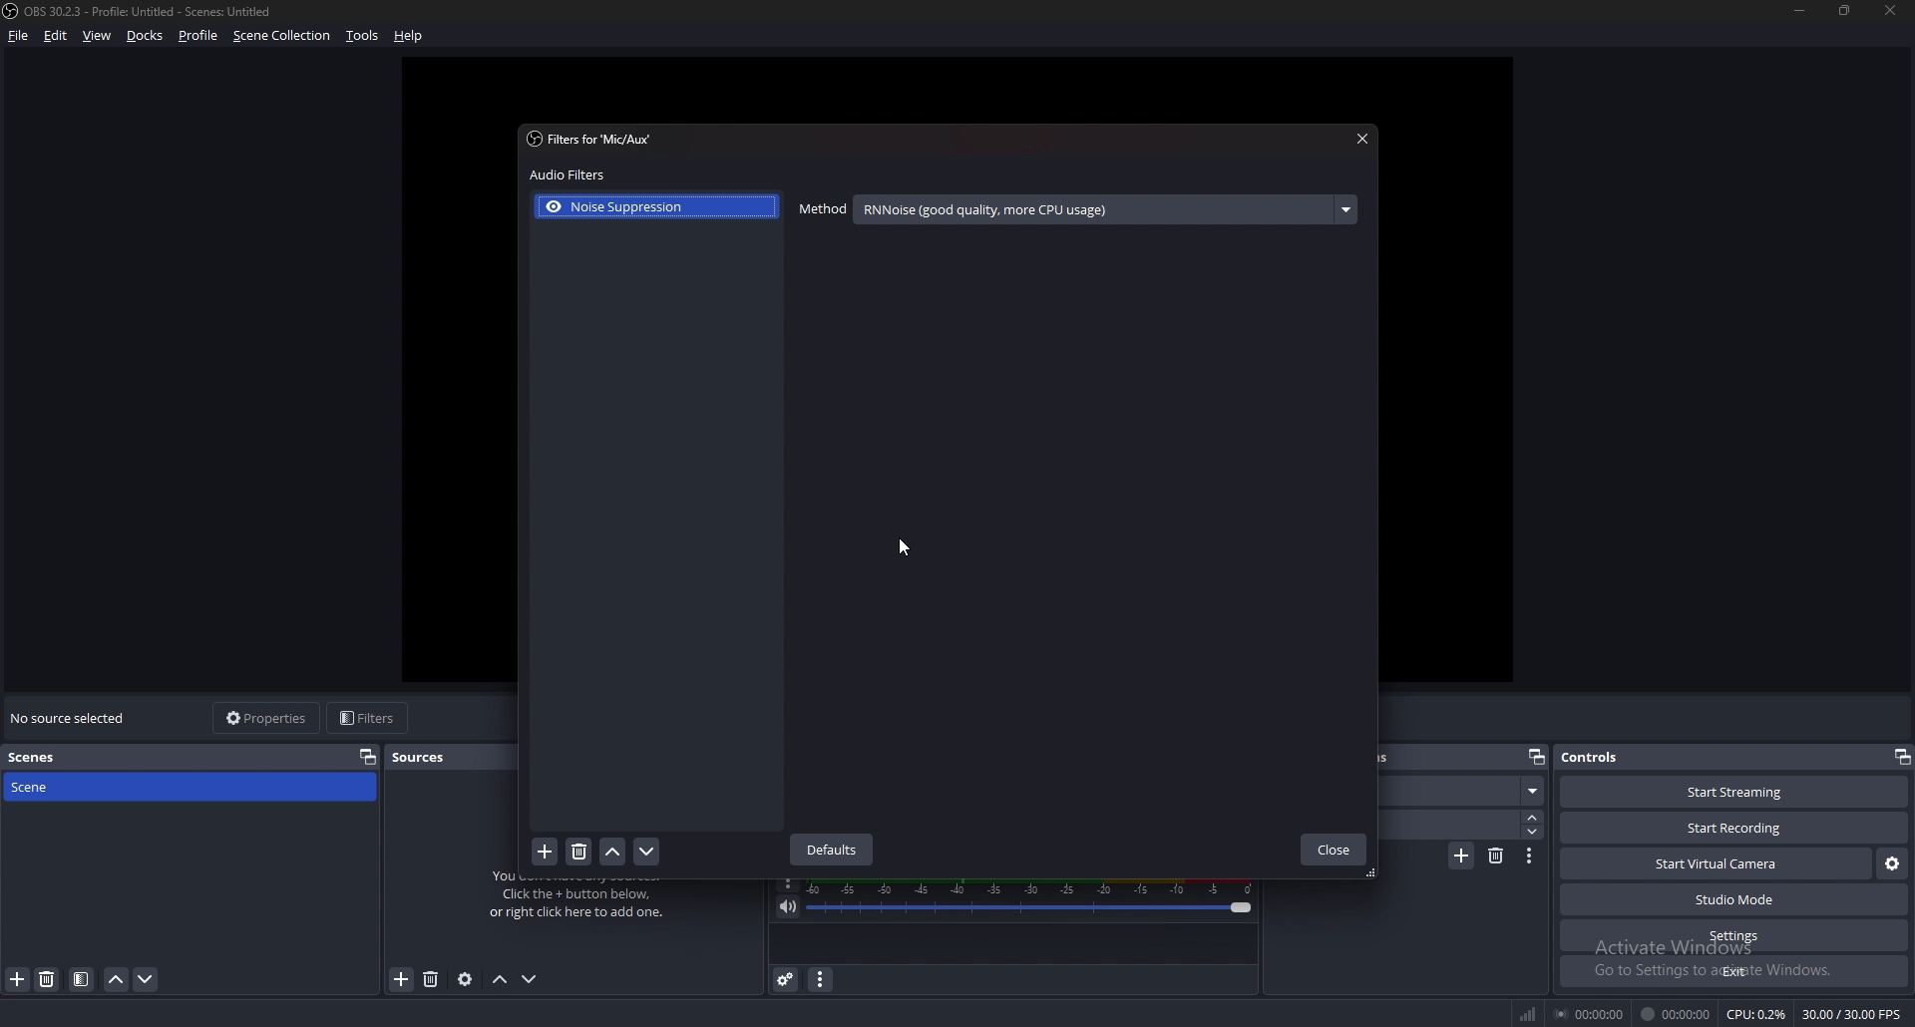 The width and height of the screenshot is (1915, 1027). Describe the element at coordinates (466, 980) in the screenshot. I see `source properties` at that location.